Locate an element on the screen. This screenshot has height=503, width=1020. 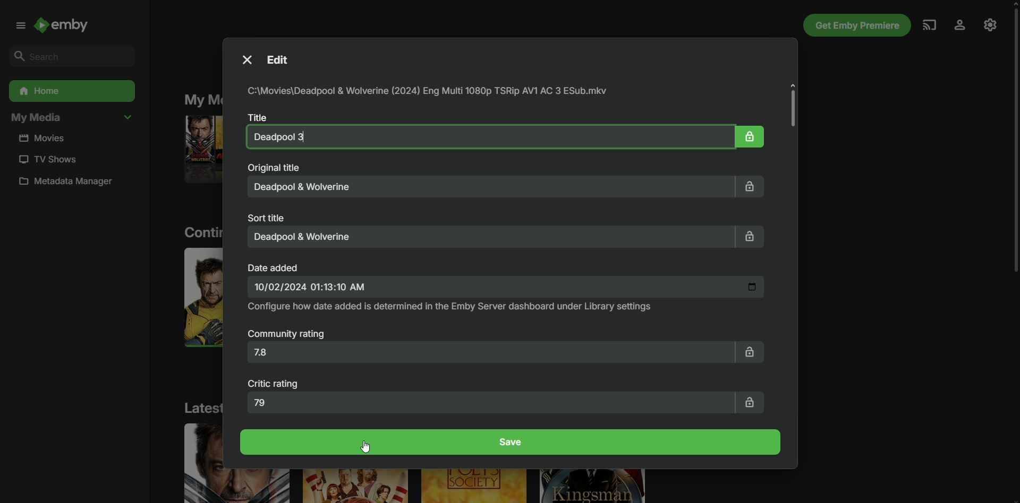
Date and Time is located at coordinates (506, 288).